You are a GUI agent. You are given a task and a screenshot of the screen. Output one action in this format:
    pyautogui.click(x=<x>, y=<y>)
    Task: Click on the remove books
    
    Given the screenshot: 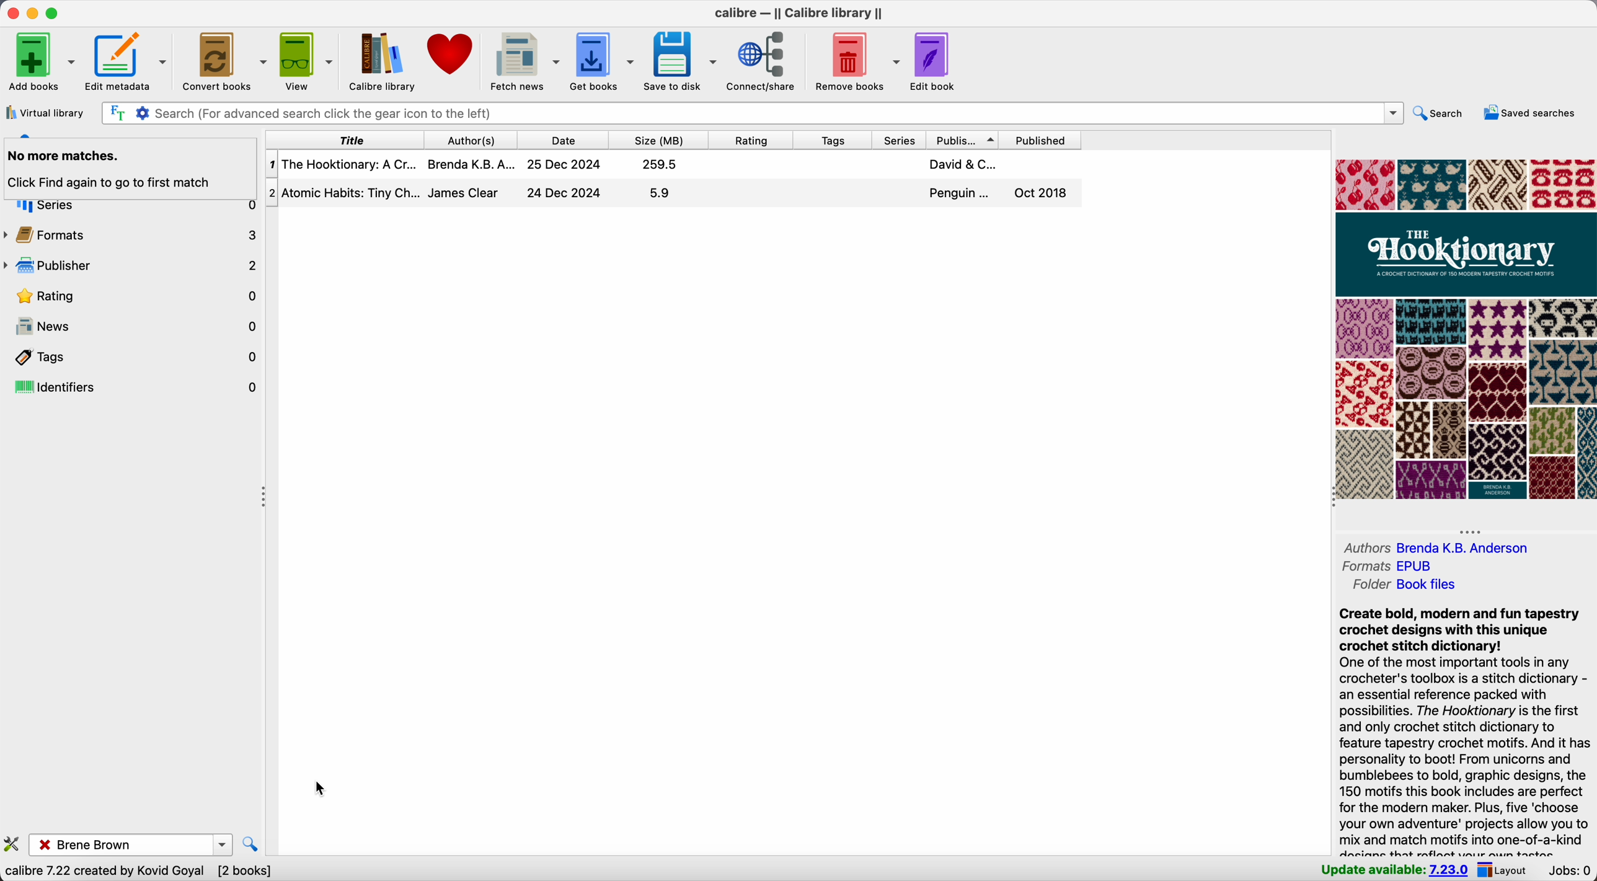 What is the action you would take?
    pyautogui.click(x=857, y=63)
    